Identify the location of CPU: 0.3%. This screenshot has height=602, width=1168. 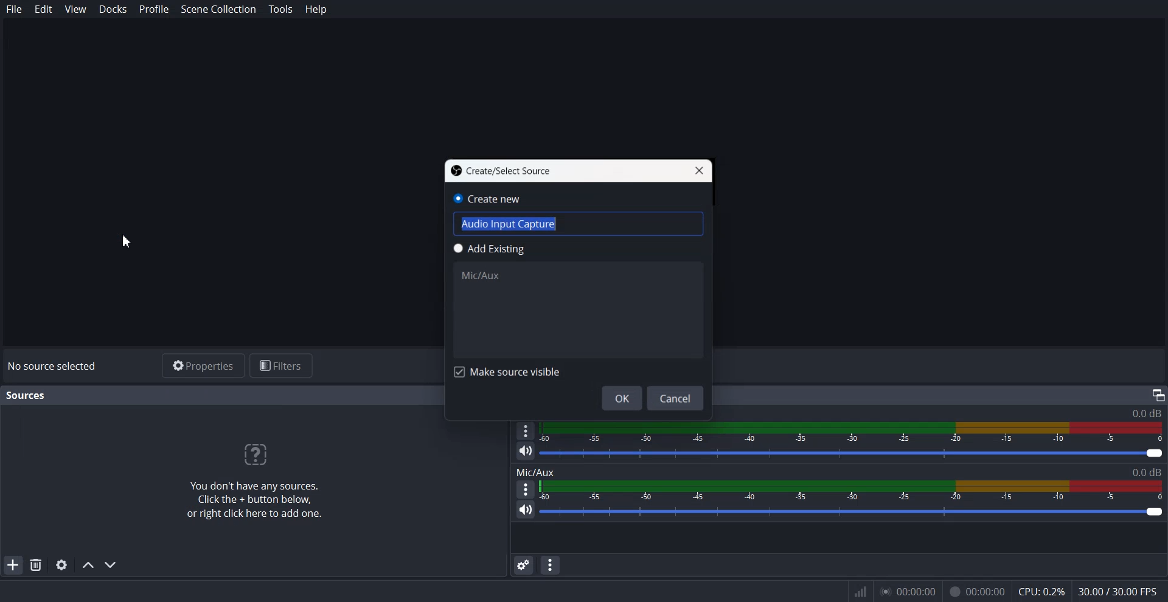
(1041, 593).